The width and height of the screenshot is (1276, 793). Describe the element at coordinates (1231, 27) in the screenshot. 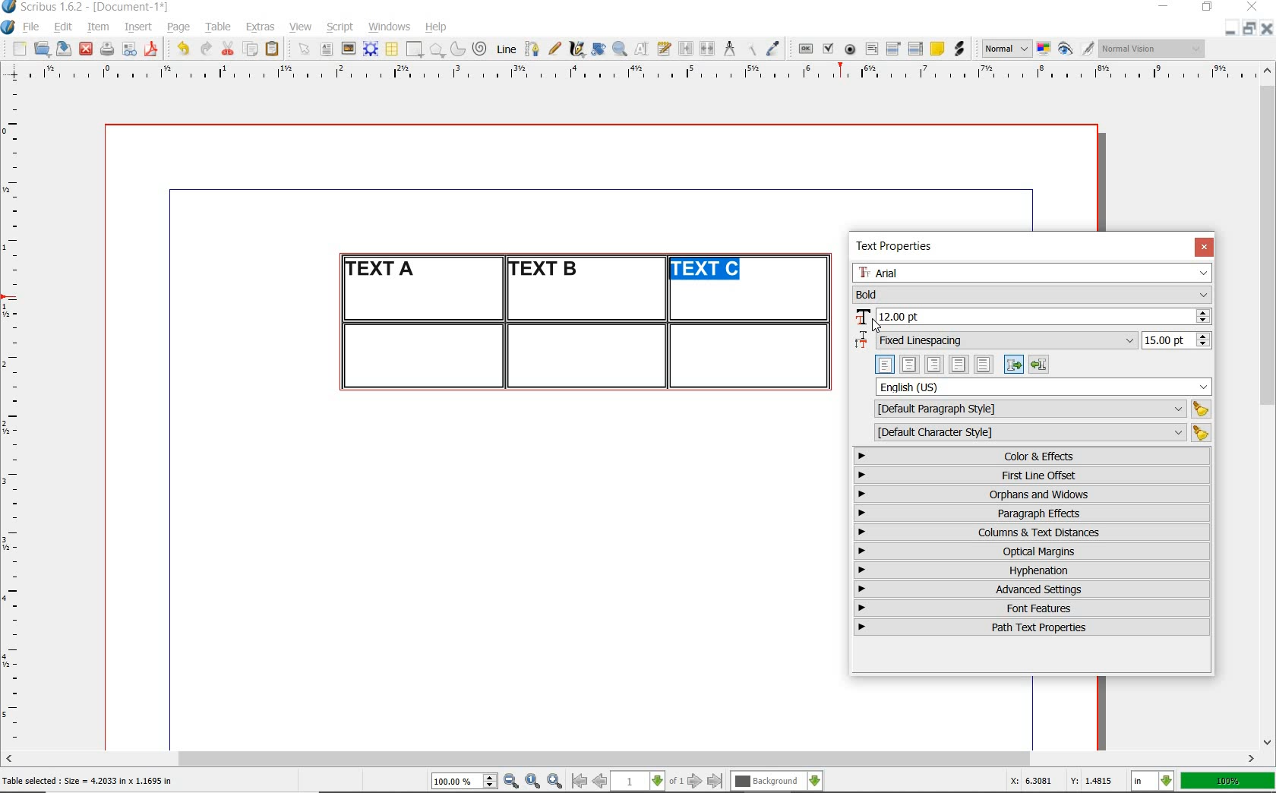

I see `minimize` at that location.